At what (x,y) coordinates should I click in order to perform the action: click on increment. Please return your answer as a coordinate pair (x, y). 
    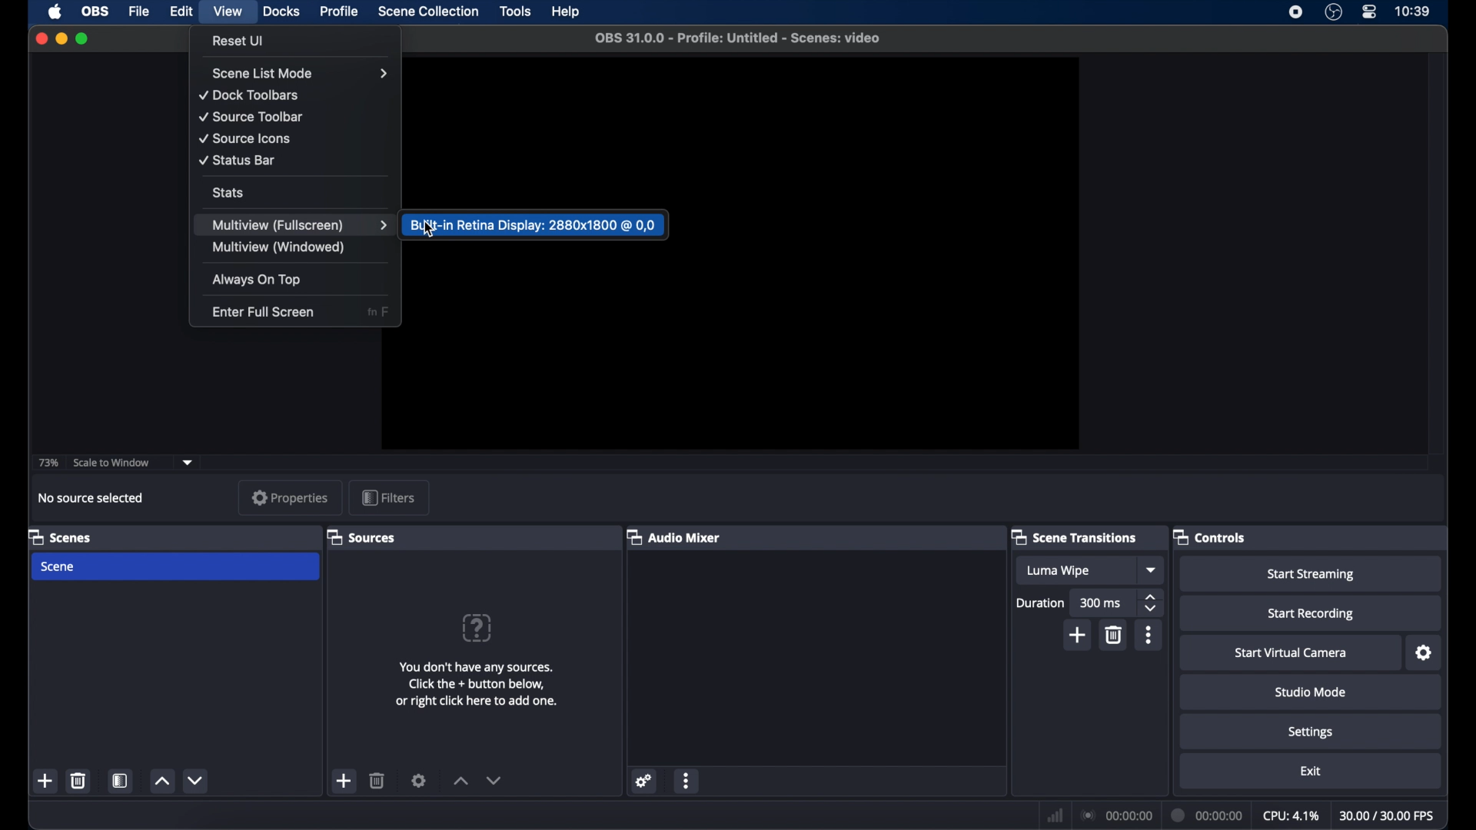
    Looking at the image, I should click on (162, 781).